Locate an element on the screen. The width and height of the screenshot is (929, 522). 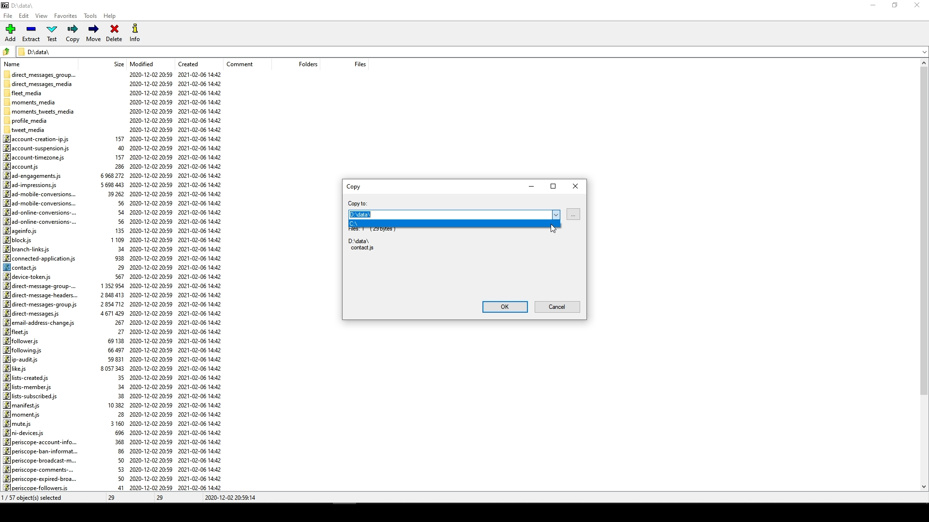
account.js is located at coordinates (24, 166).